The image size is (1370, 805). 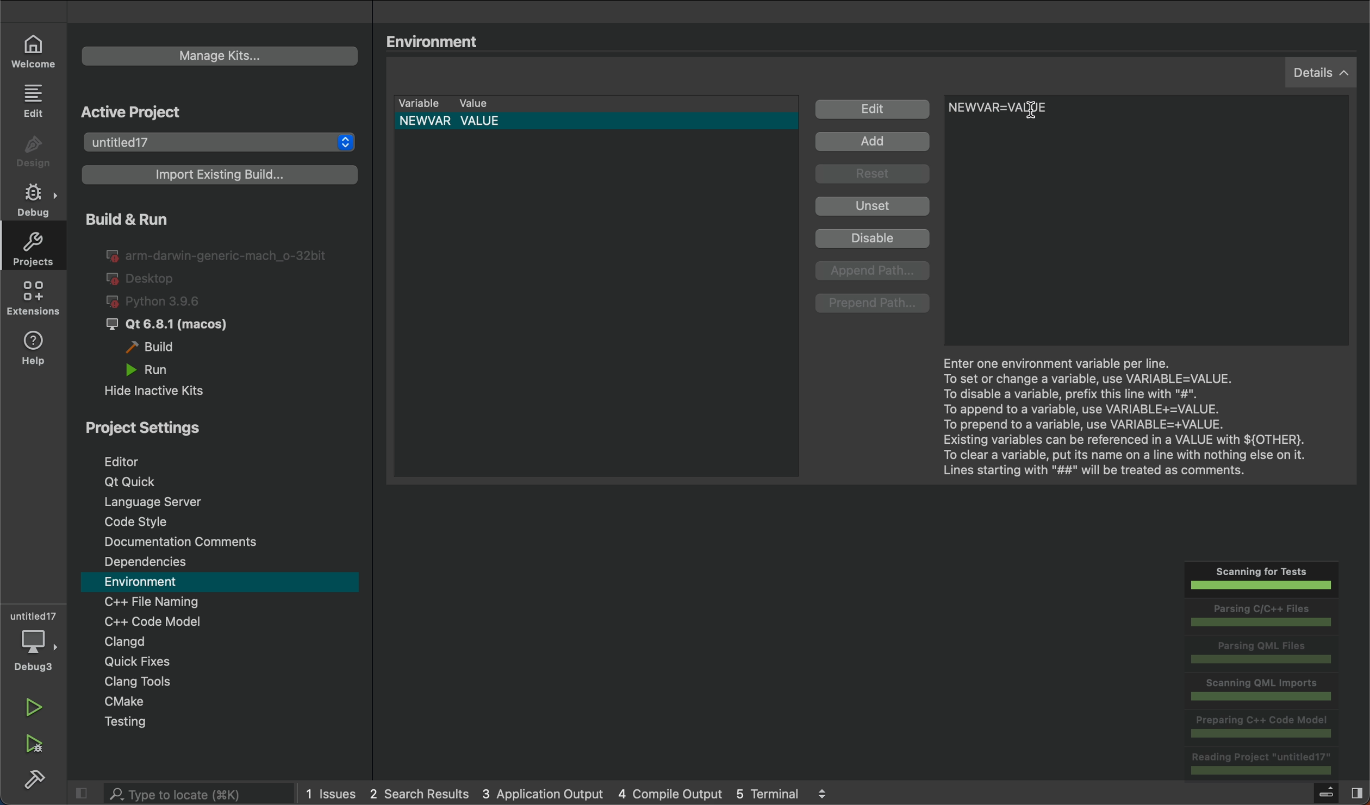 What do you see at coordinates (229, 702) in the screenshot?
I see `cmake` at bounding box center [229, 702].